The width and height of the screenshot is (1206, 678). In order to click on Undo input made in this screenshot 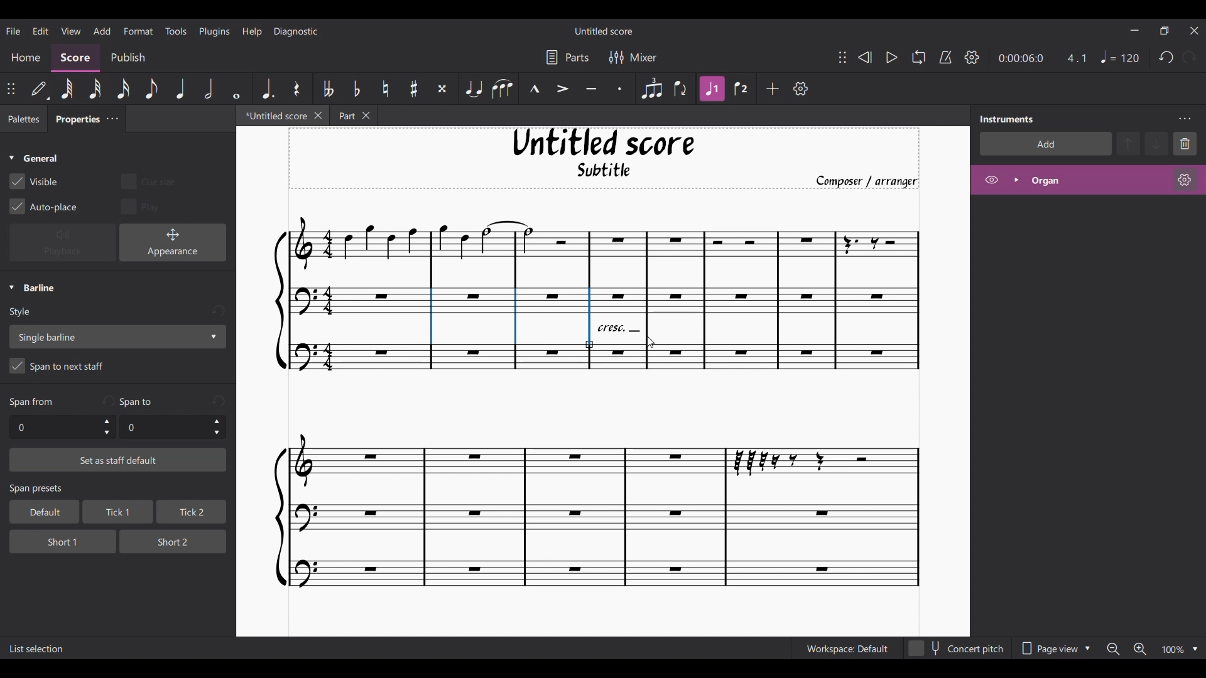, I will do `click(107, 401)`.